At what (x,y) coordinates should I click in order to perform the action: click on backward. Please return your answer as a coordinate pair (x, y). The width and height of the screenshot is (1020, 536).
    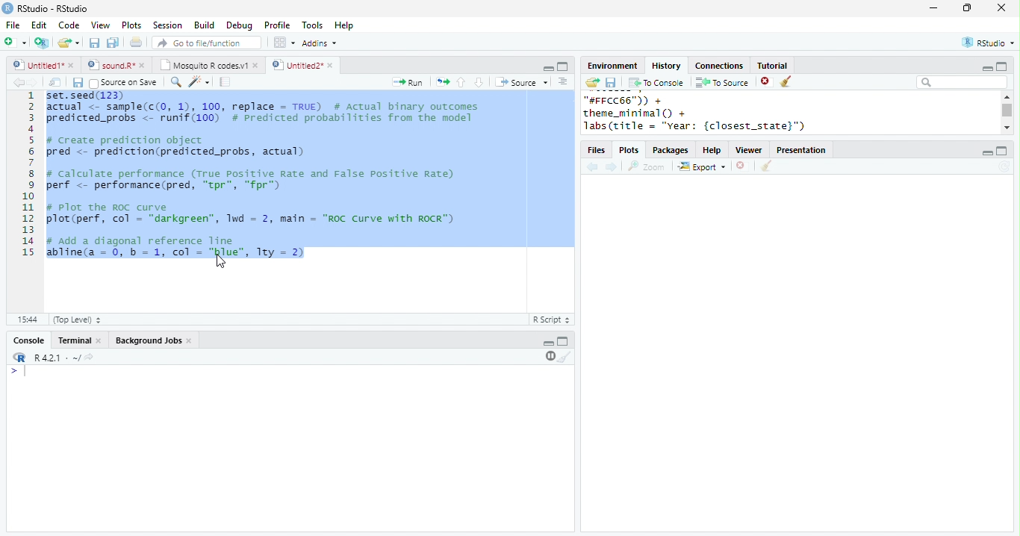
    Looking at the image, I should click on (18, 82).